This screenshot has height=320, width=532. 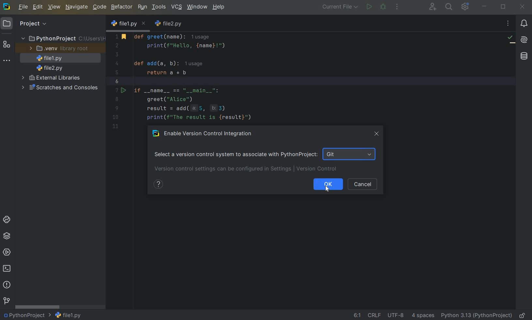 I want to click on version control settings, so click(x=247, y=169).